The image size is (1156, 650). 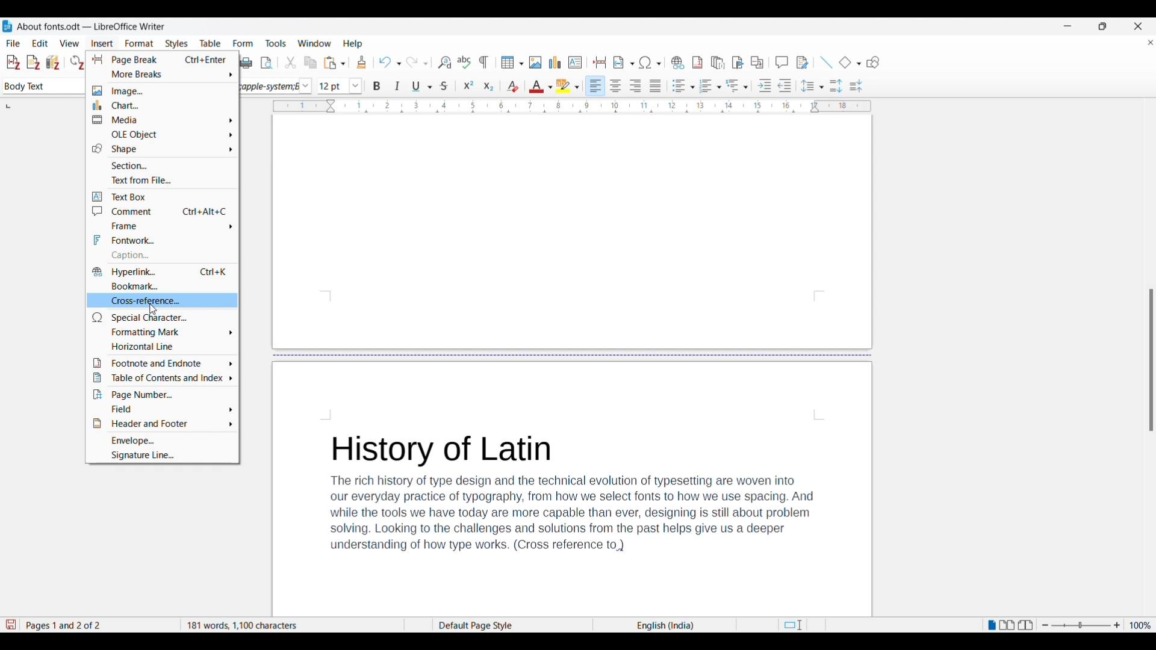 What do you see at coordinates (1149, 363) in the screenshot?
I see `` at bounding box center [1149, 363].